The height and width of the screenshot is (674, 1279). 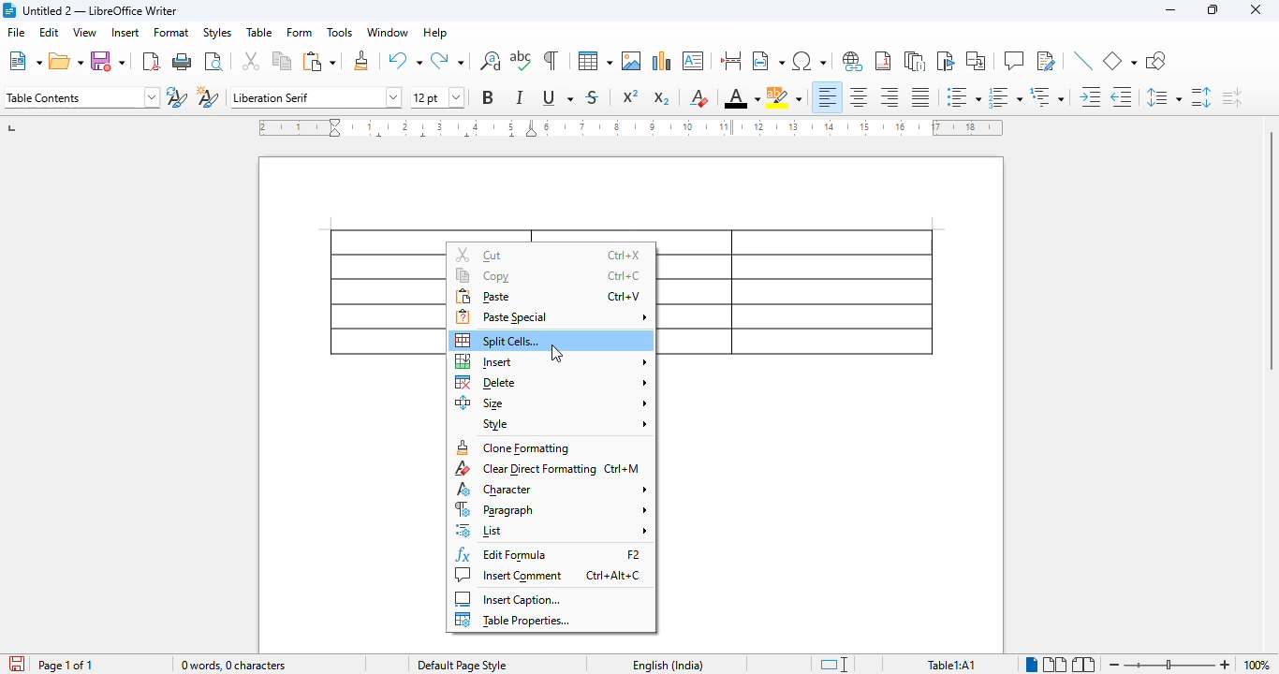 I want to click on edit formula, so click(x=504, y=554).